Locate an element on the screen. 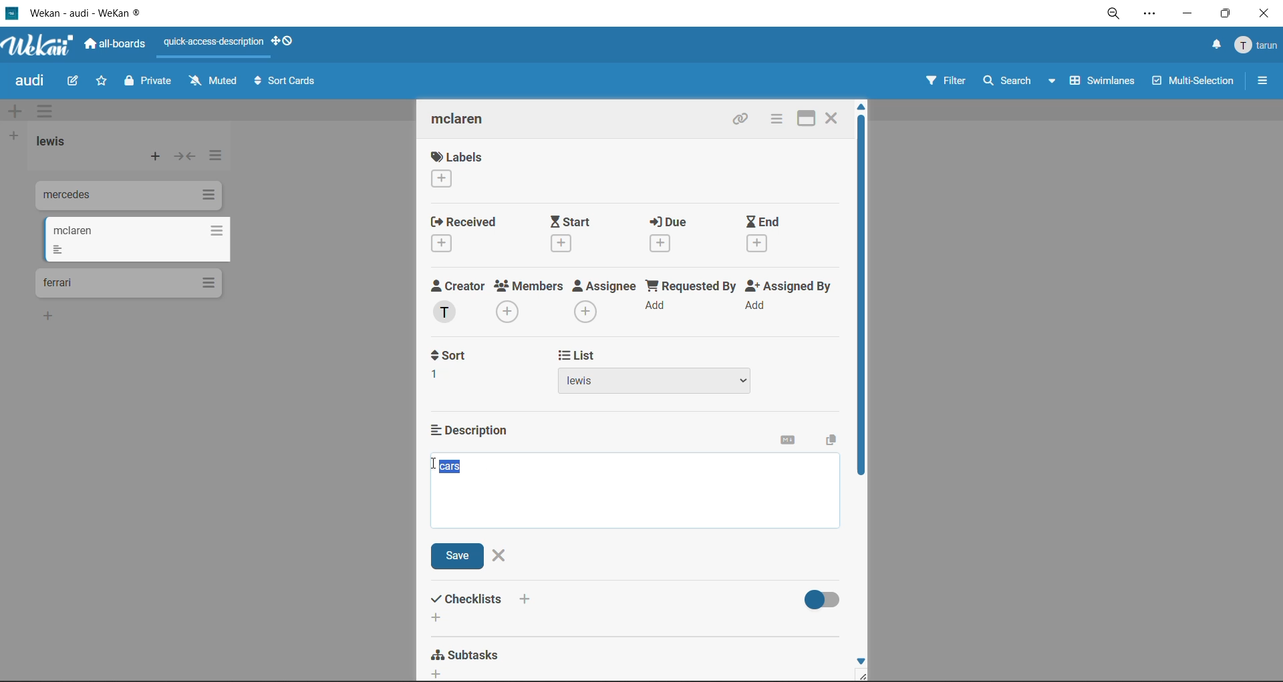 Image resolution: width=1283 pixels, height=682 pixels. copy is located at coordinates (828, 441).